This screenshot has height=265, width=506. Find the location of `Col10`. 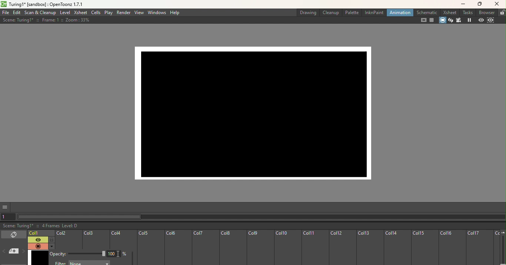

Col10 is located at coordinates (287, 248).